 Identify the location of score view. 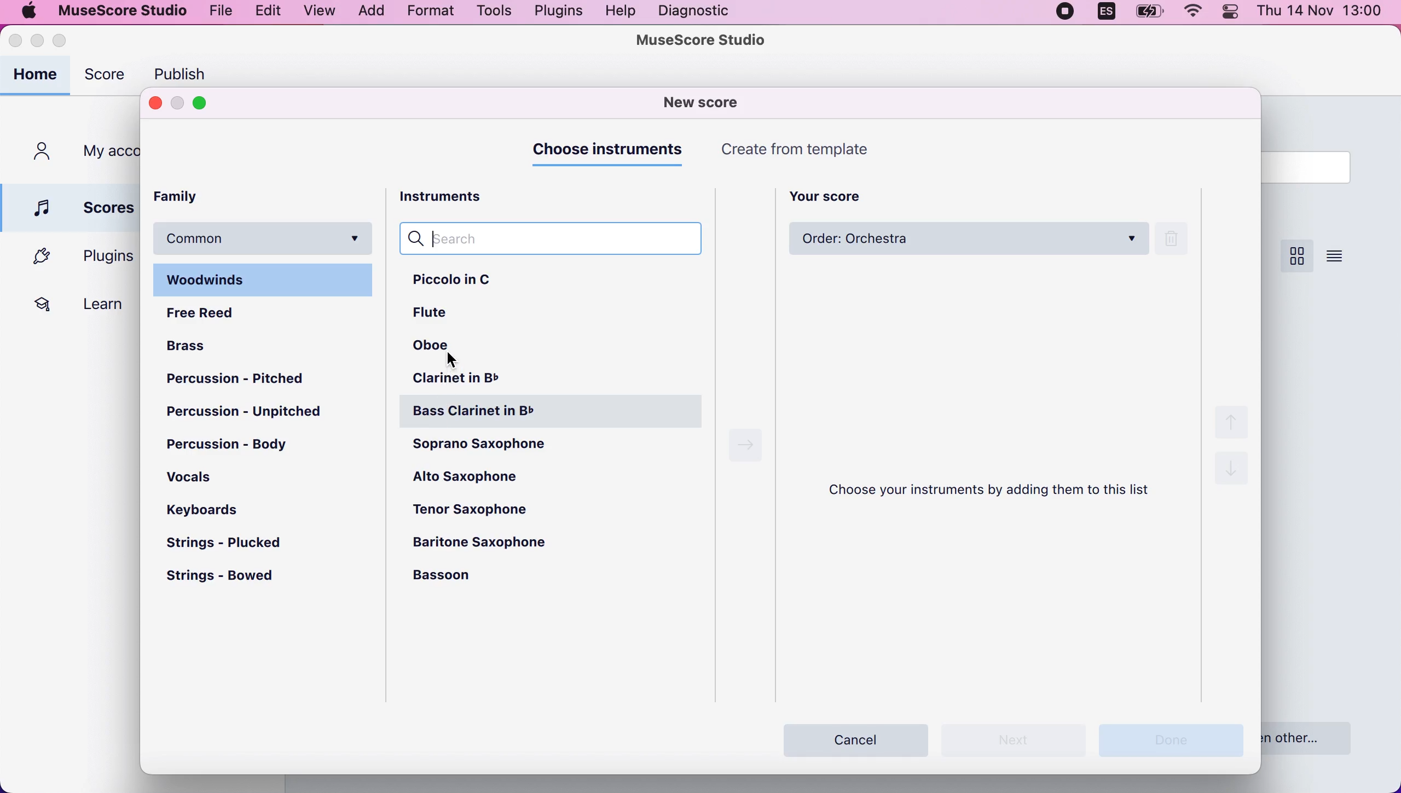
(1295, 256).